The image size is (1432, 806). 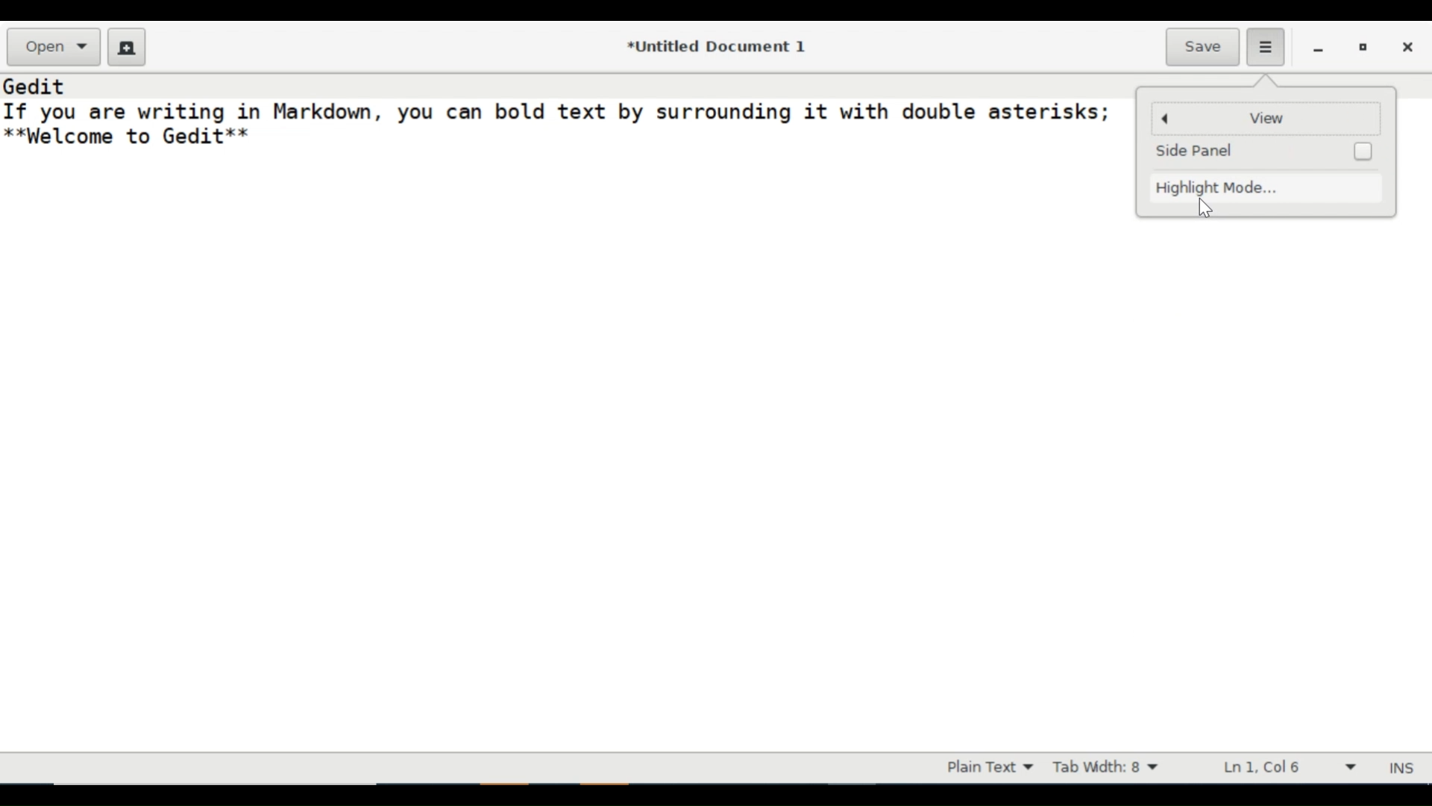 I want to click on Save, so click(x=1201, y=46).